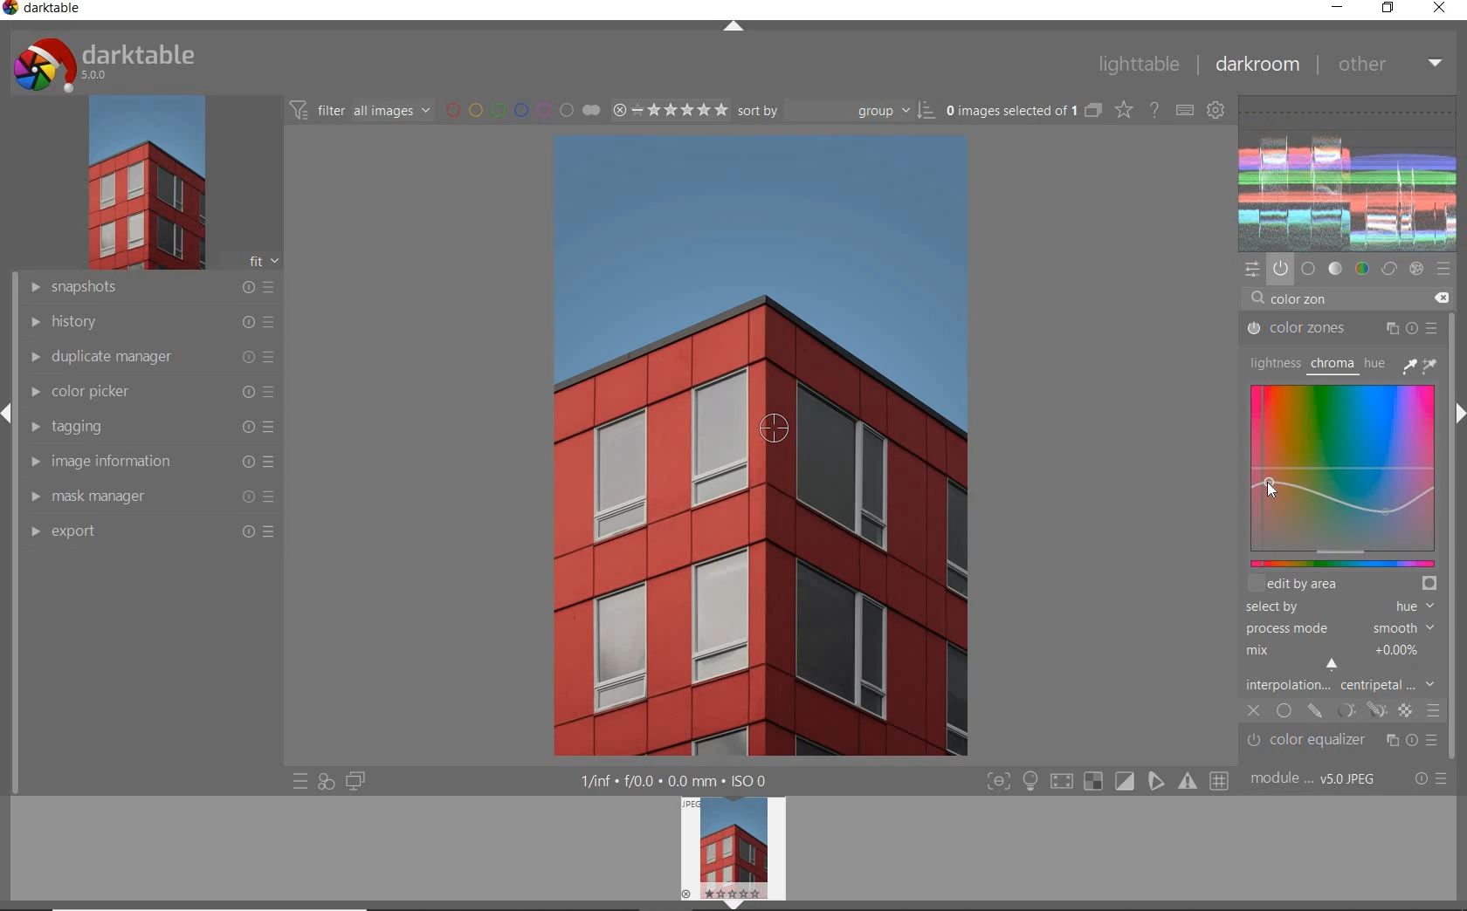 This screenshot has width=1467, height=911. Describe the element at coordinates (1032, 784) in the screenshot. I see `highlight` at that location.